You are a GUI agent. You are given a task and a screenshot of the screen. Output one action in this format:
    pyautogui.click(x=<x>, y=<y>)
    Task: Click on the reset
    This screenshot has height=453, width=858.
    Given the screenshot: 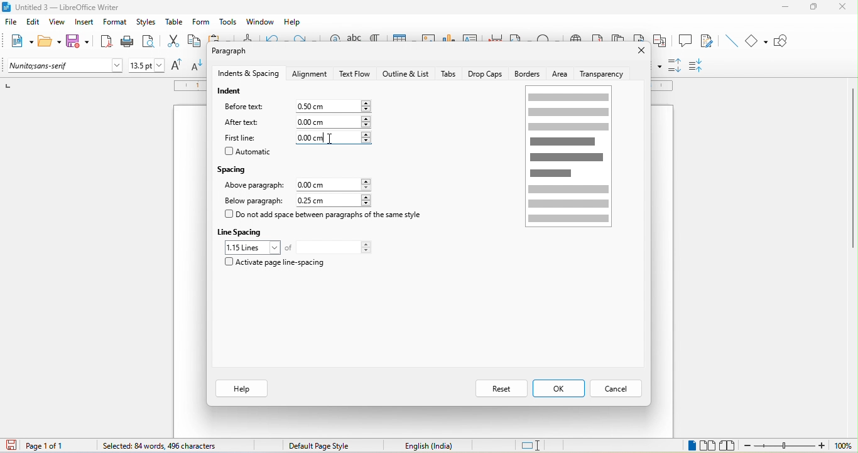 What is the action you would take?
    pyautogui.click(x=502, y=389)
    